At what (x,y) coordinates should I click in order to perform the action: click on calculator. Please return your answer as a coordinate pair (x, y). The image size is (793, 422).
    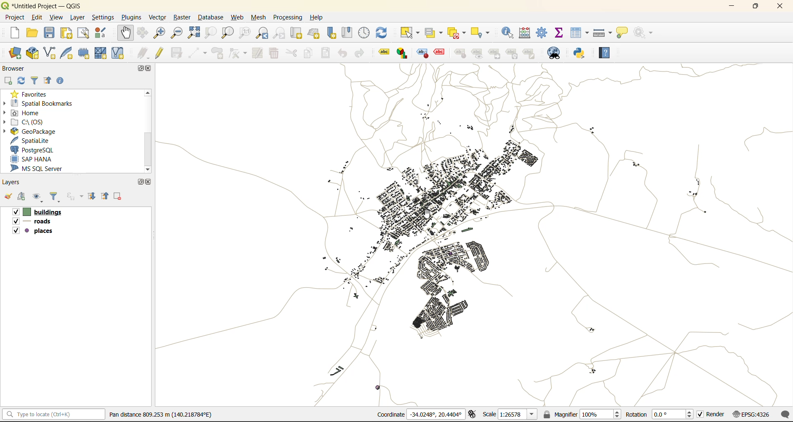
    Looking at the image, I should click on (526, 33).